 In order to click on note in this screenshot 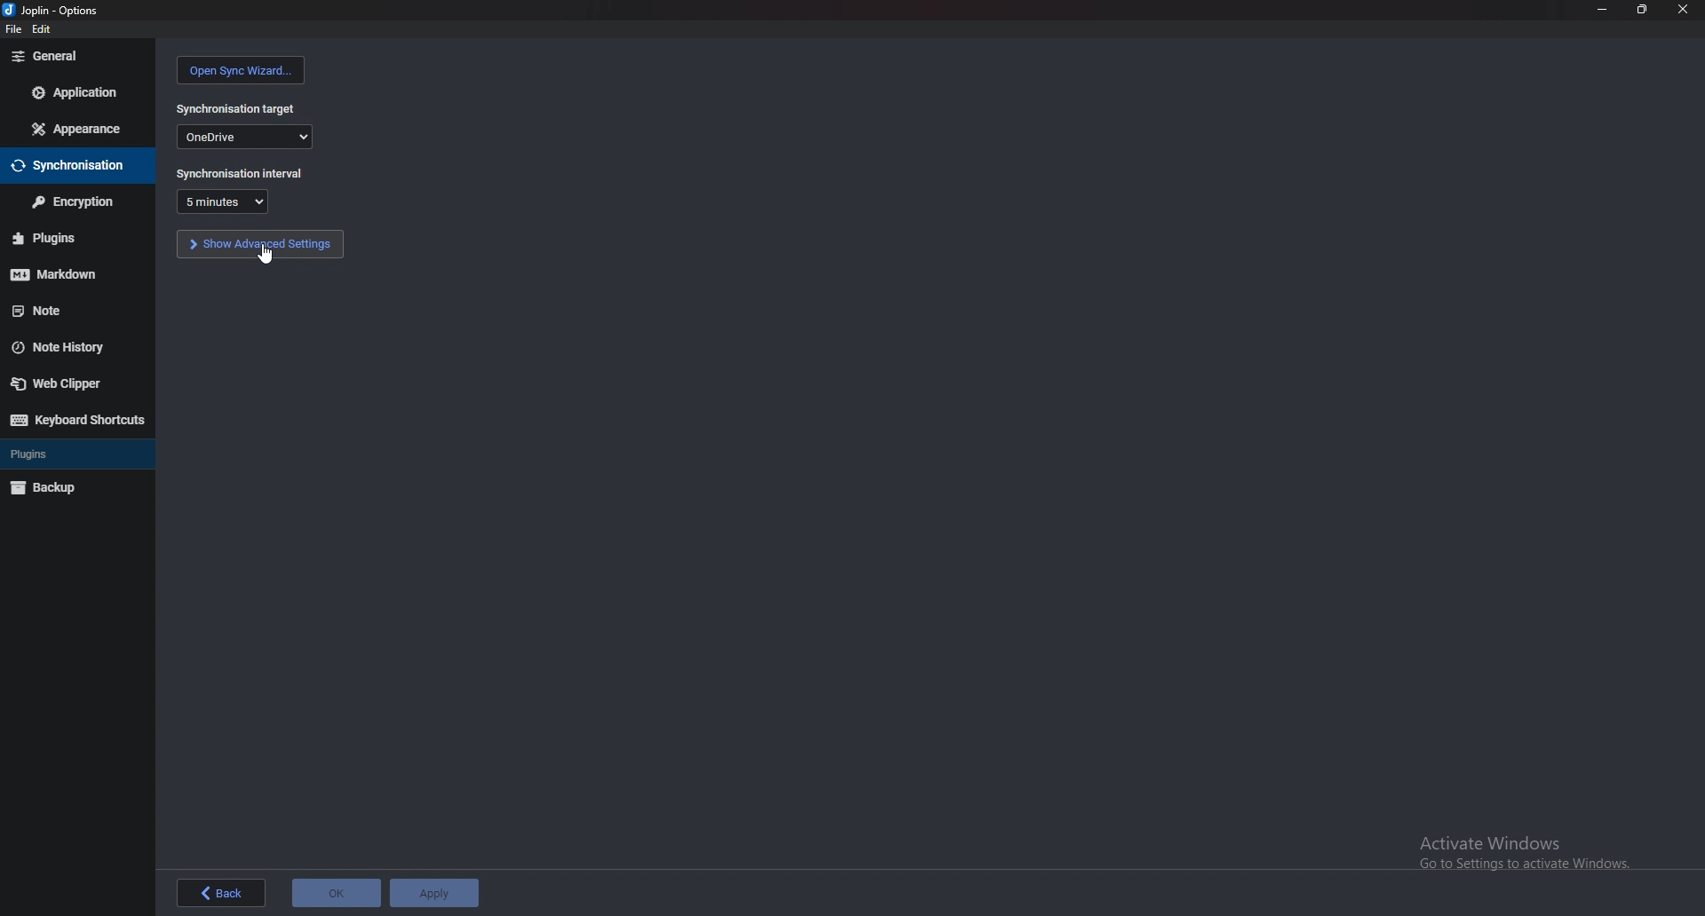, I will do `click(68, 309)`.